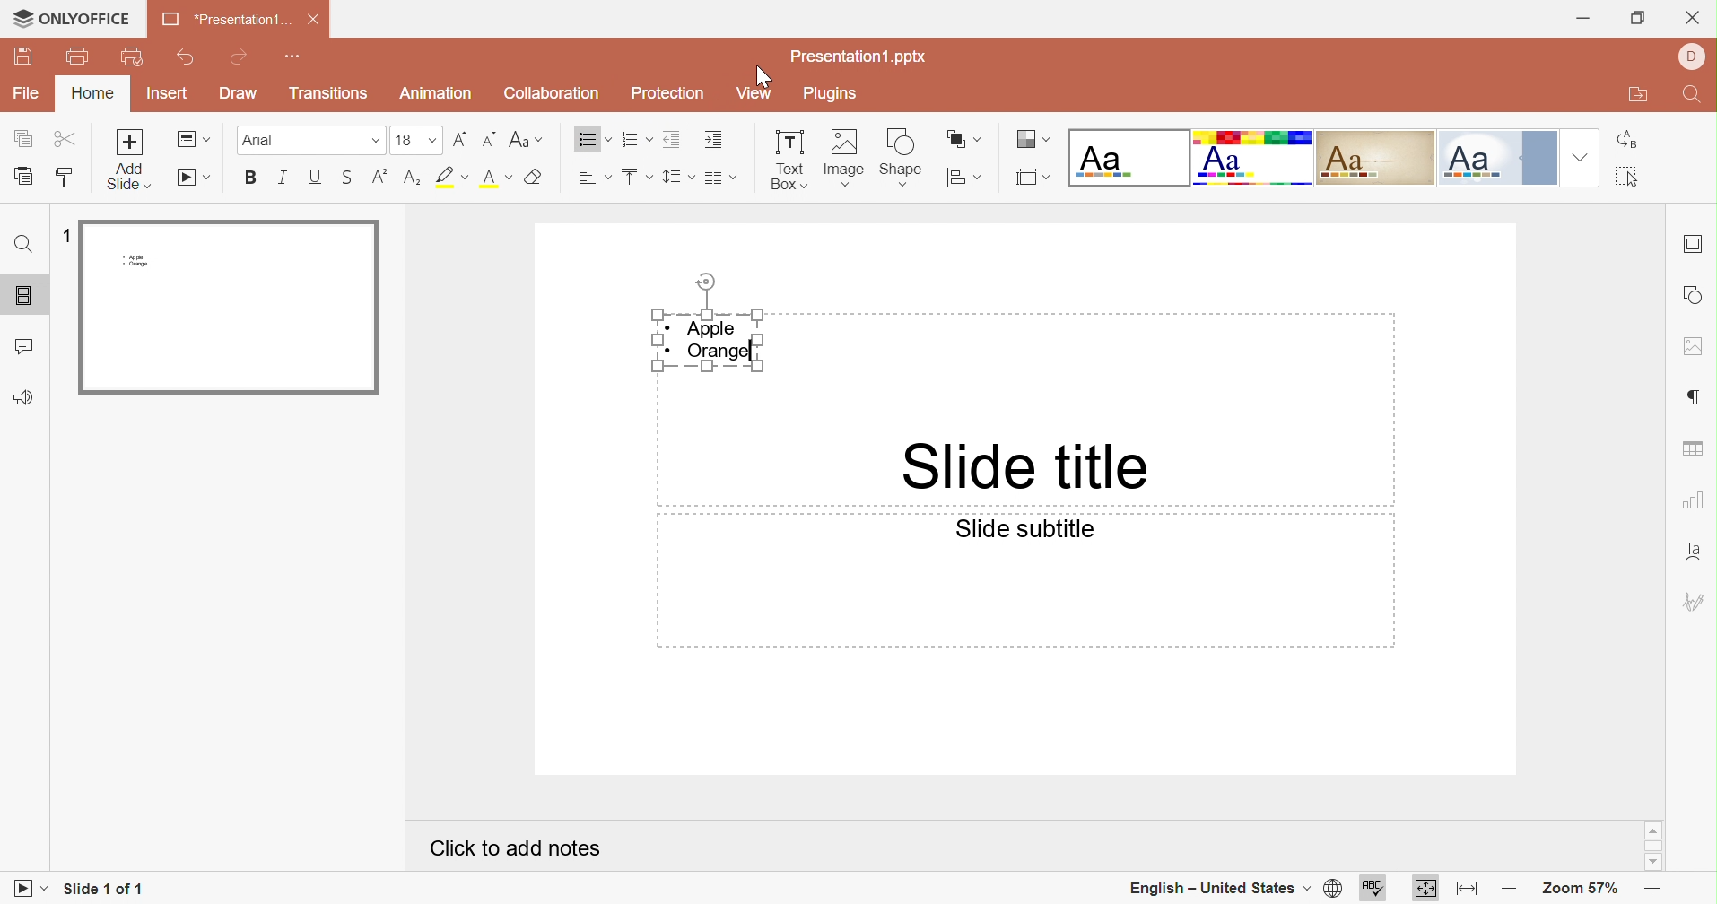 This screenshot has width=1717, height=904. I want to click on paragraph settings, so click(1697, 393).